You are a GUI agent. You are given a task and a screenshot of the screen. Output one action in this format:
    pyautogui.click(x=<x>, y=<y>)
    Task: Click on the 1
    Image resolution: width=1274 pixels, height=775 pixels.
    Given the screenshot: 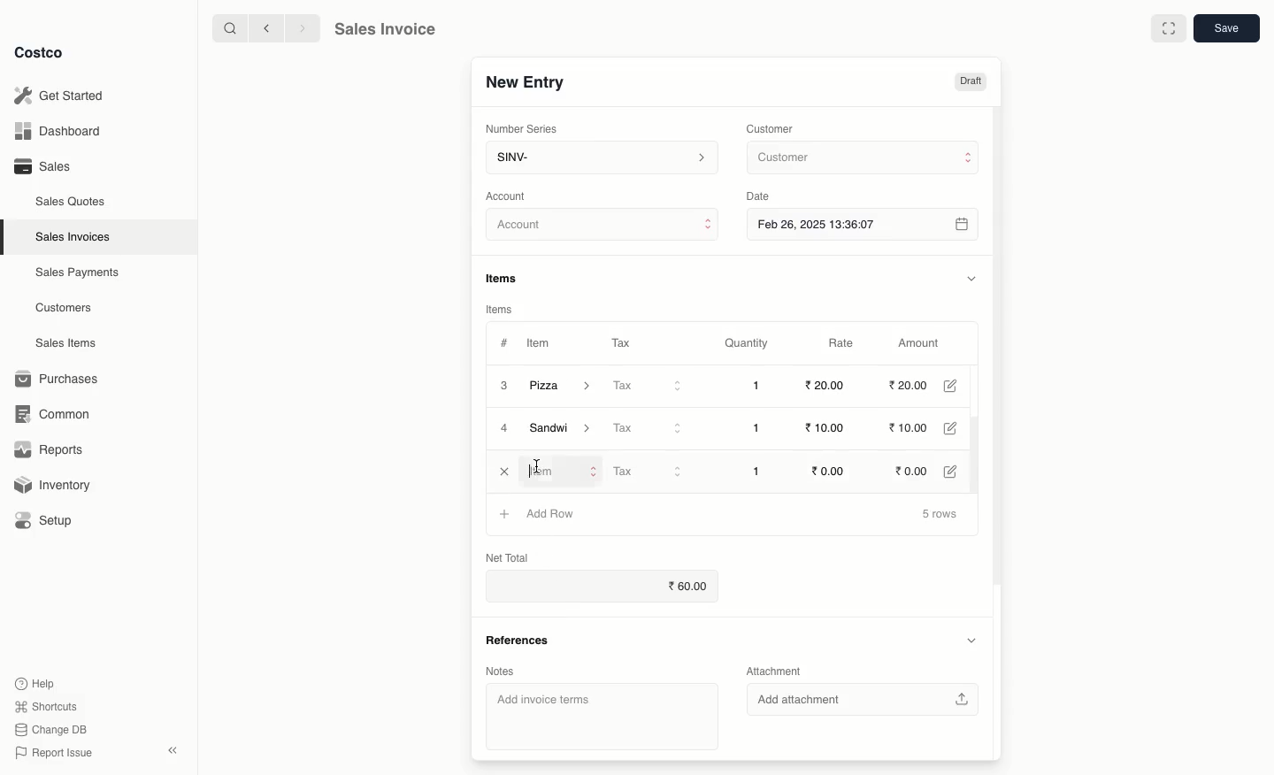 What is the action you would take?
    pyautogui.click(x=759, y=470)
    